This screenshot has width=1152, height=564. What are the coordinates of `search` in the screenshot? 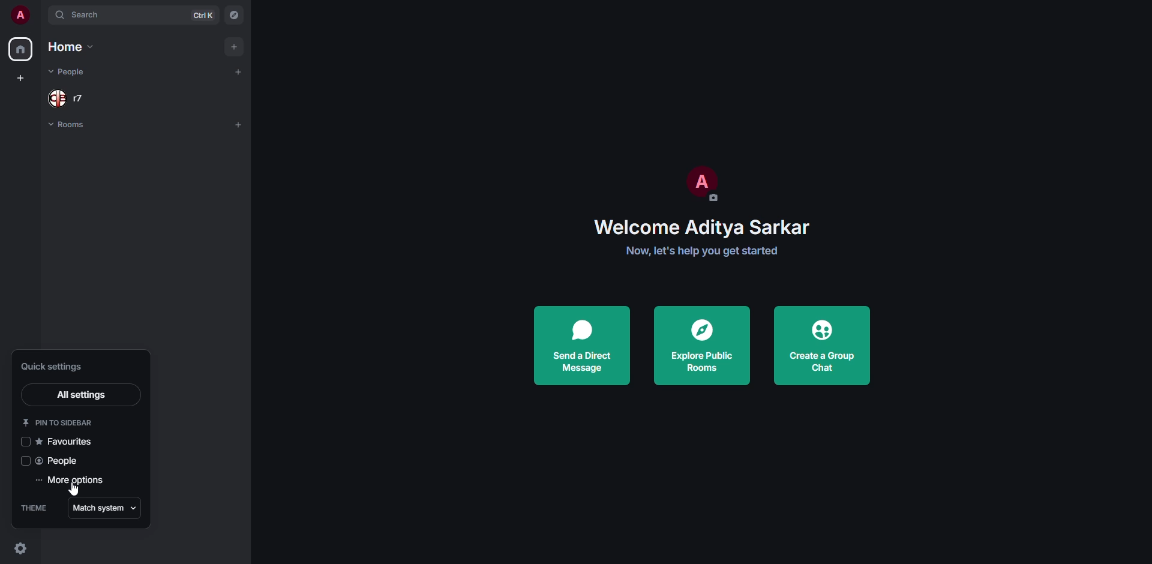 It's located at (88, 16).